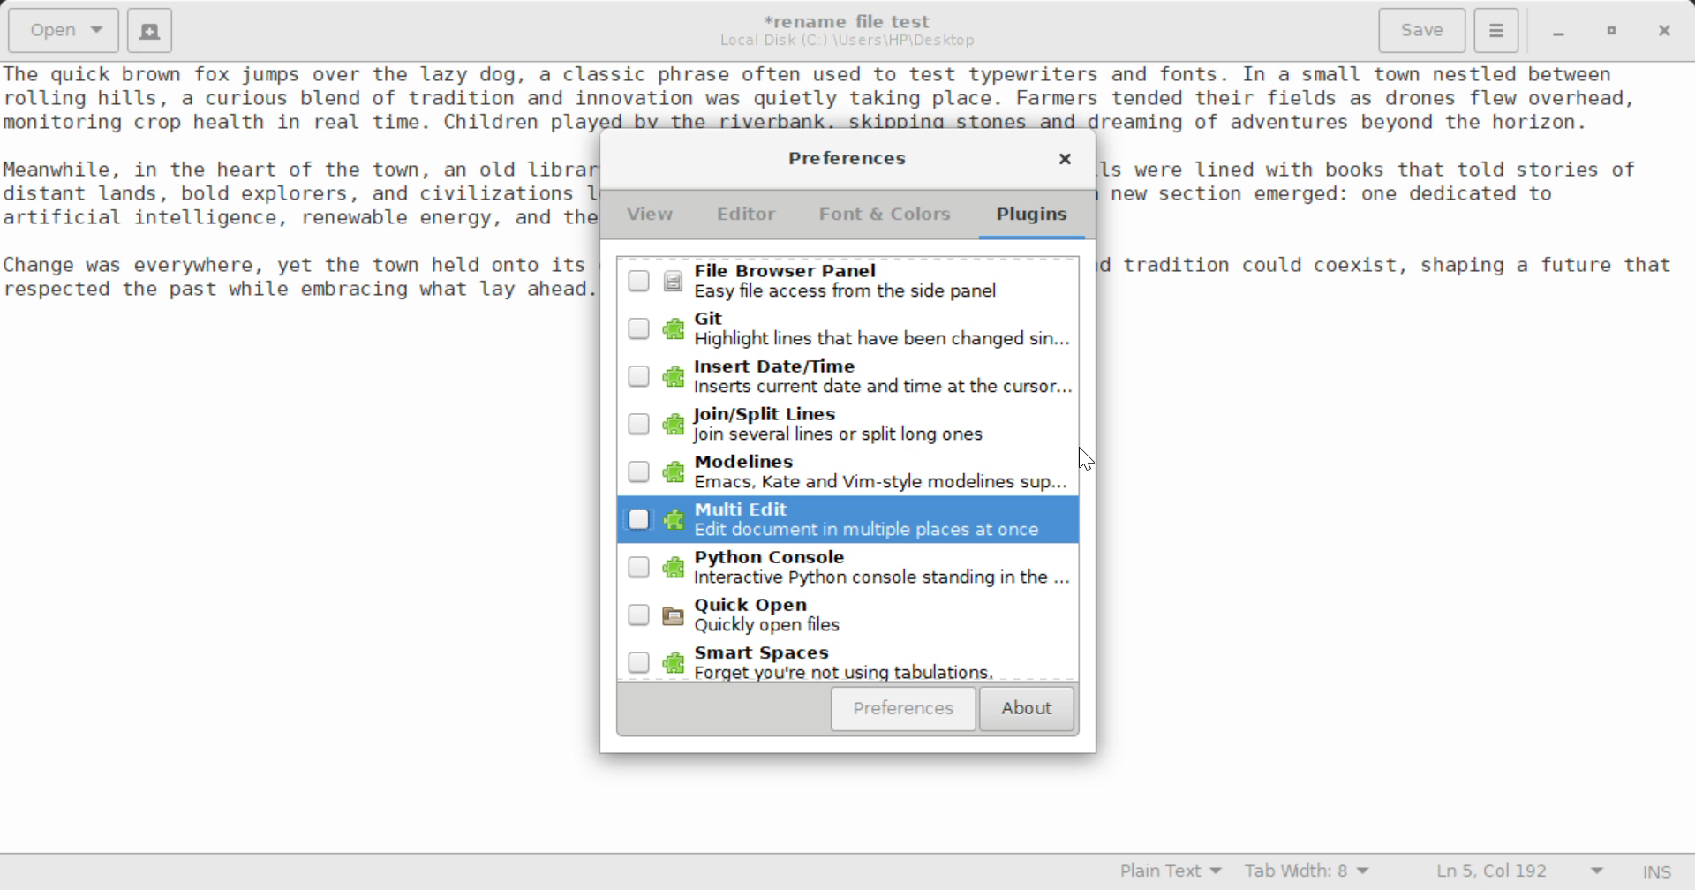 The image size is (1695, 890). What do you see at coordinates (847, 41) in the screenshot?
I see `File Location` at bounding box center [847, 41].